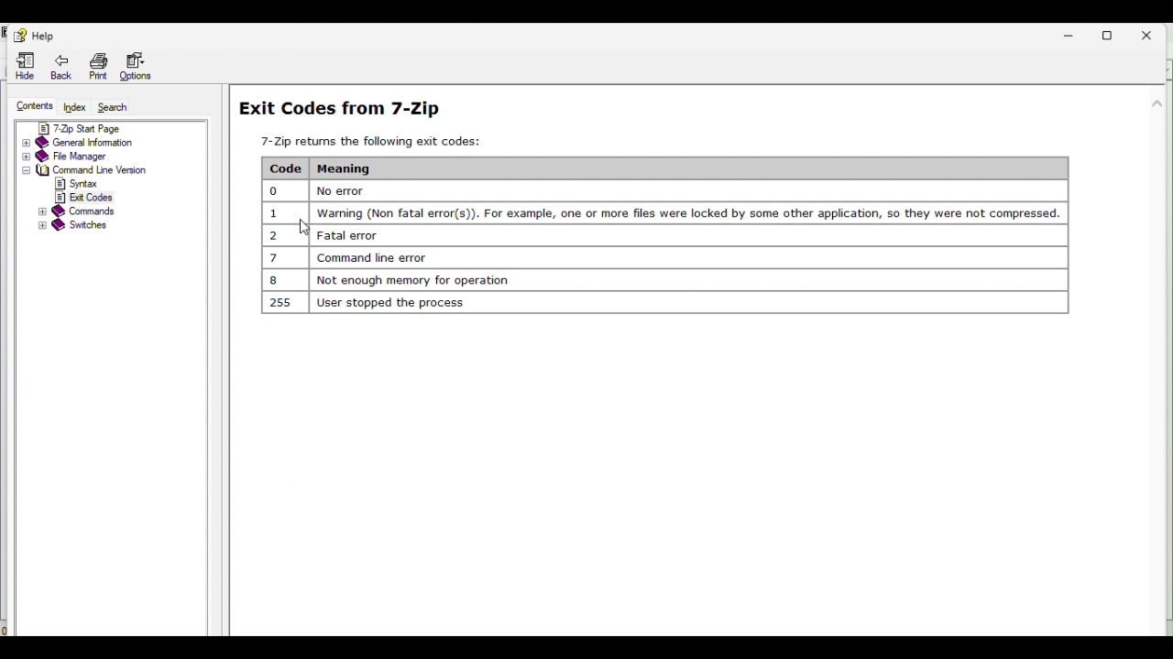  I want to click on File manager, so click(108, 157).